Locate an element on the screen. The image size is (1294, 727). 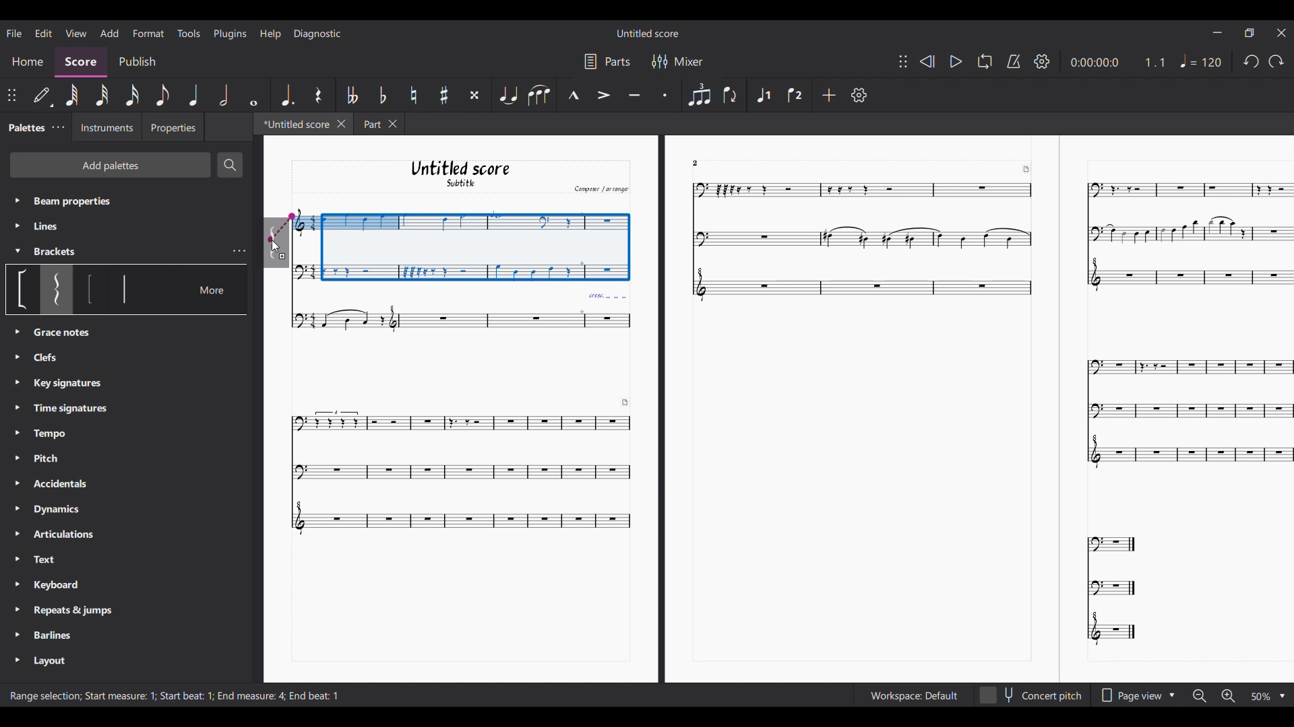
Rest is located at coordinates (318, 94).